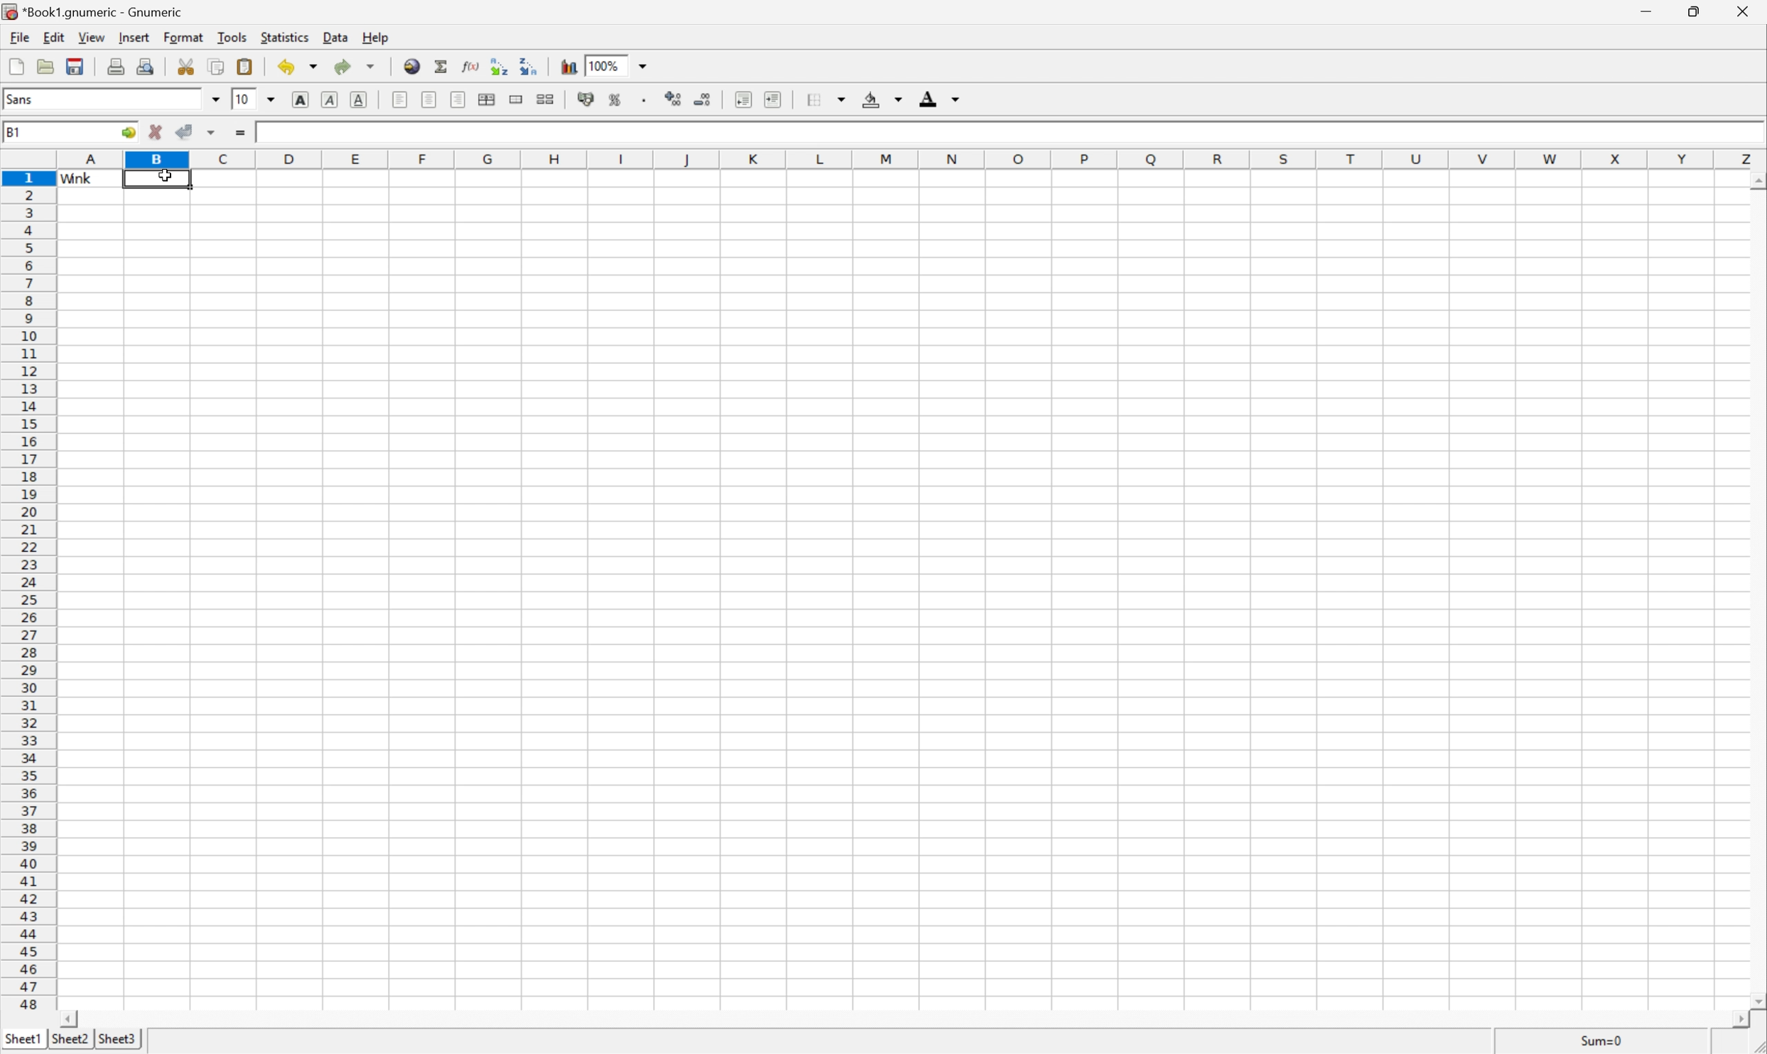  Describe the element at coordinates (45, 67) in the screenshot. I see `open` at that location.